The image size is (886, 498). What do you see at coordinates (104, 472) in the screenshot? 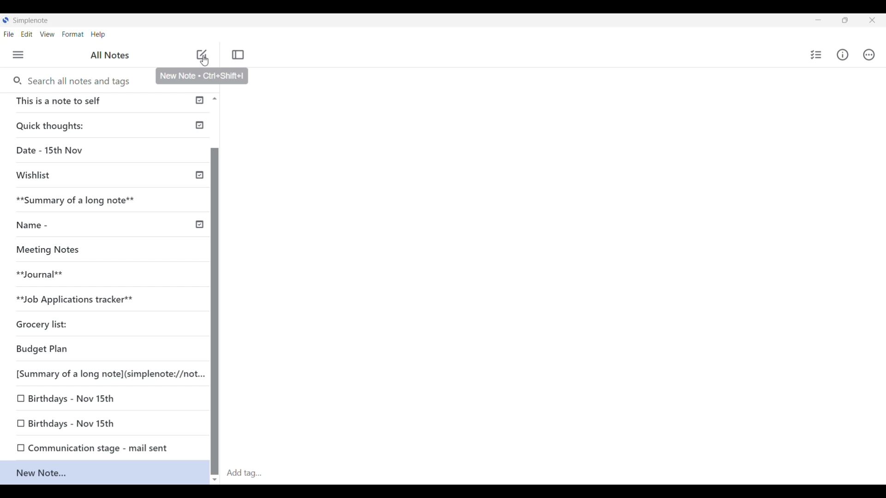
I see `Current note` at bounding box center [104, 472].